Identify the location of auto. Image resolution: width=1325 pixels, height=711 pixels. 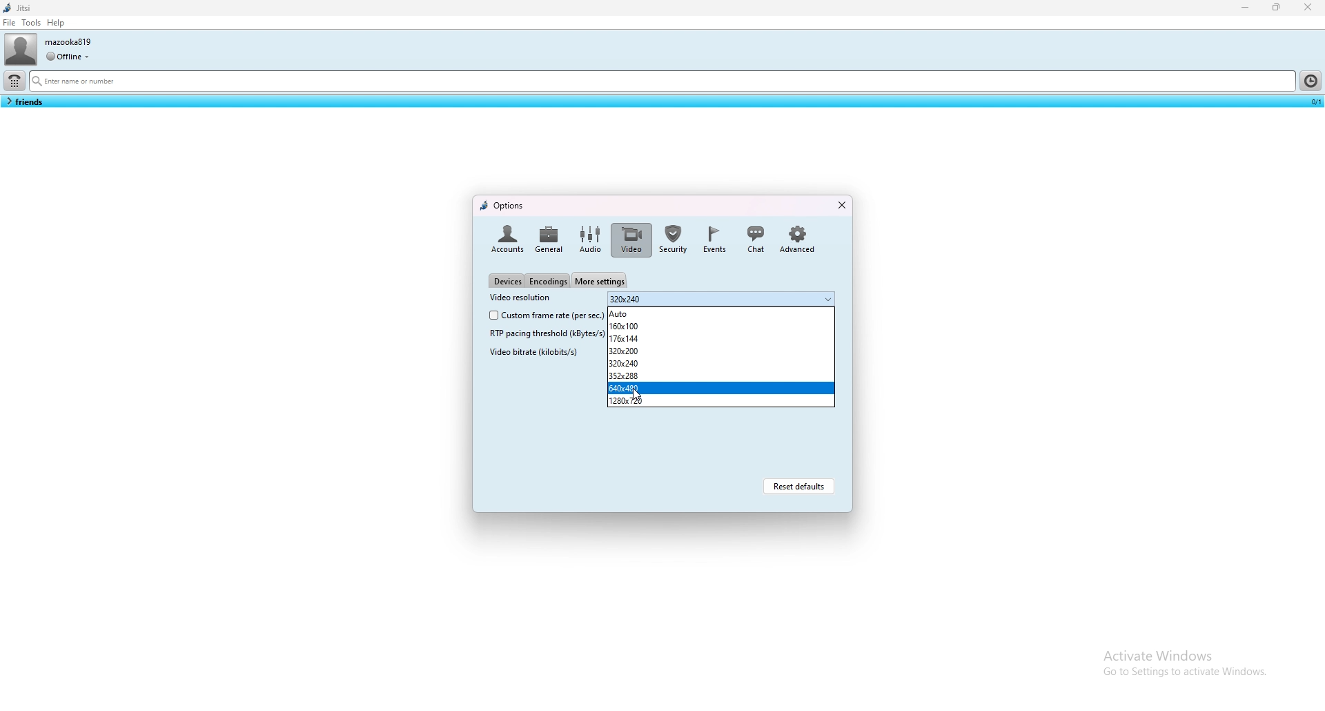
(721, 313).